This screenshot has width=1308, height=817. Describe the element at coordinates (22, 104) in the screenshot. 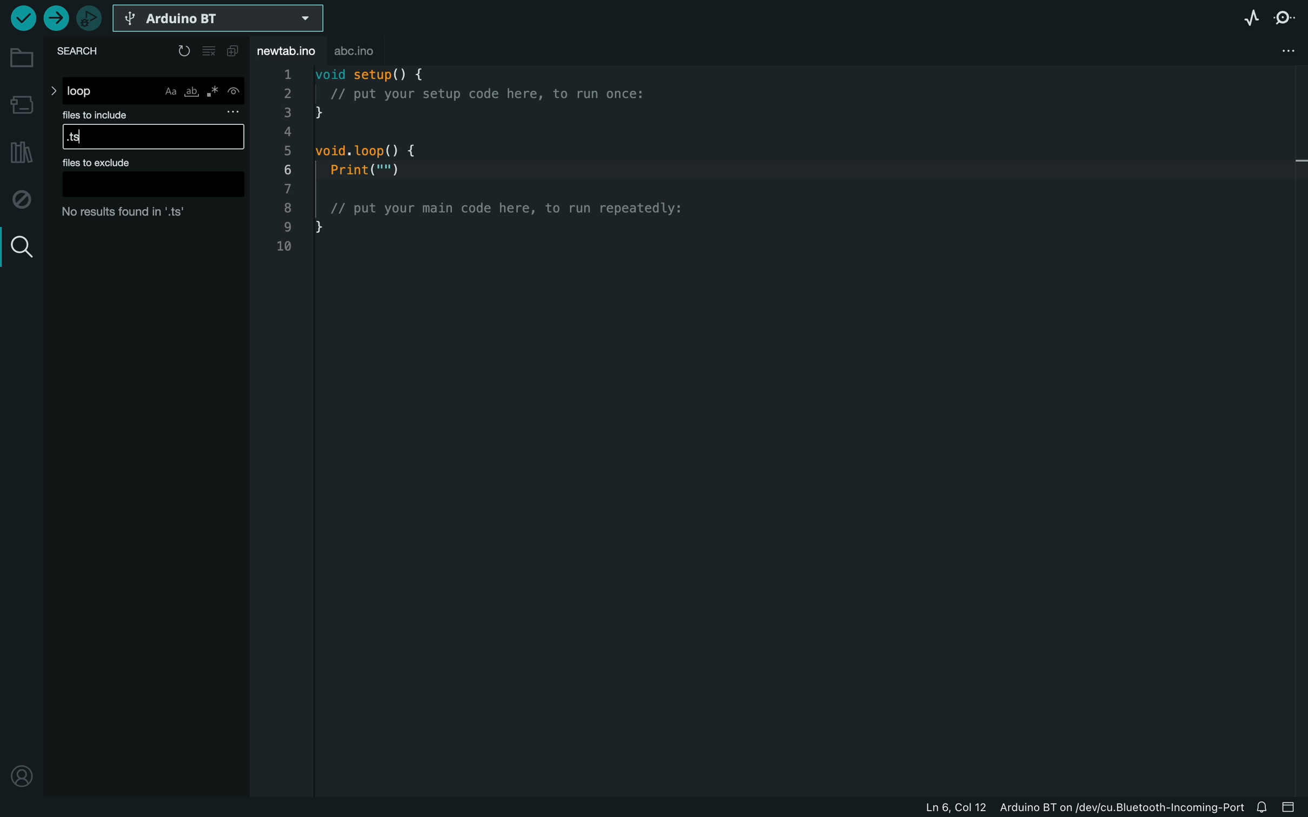

I see `board manager` at that location.